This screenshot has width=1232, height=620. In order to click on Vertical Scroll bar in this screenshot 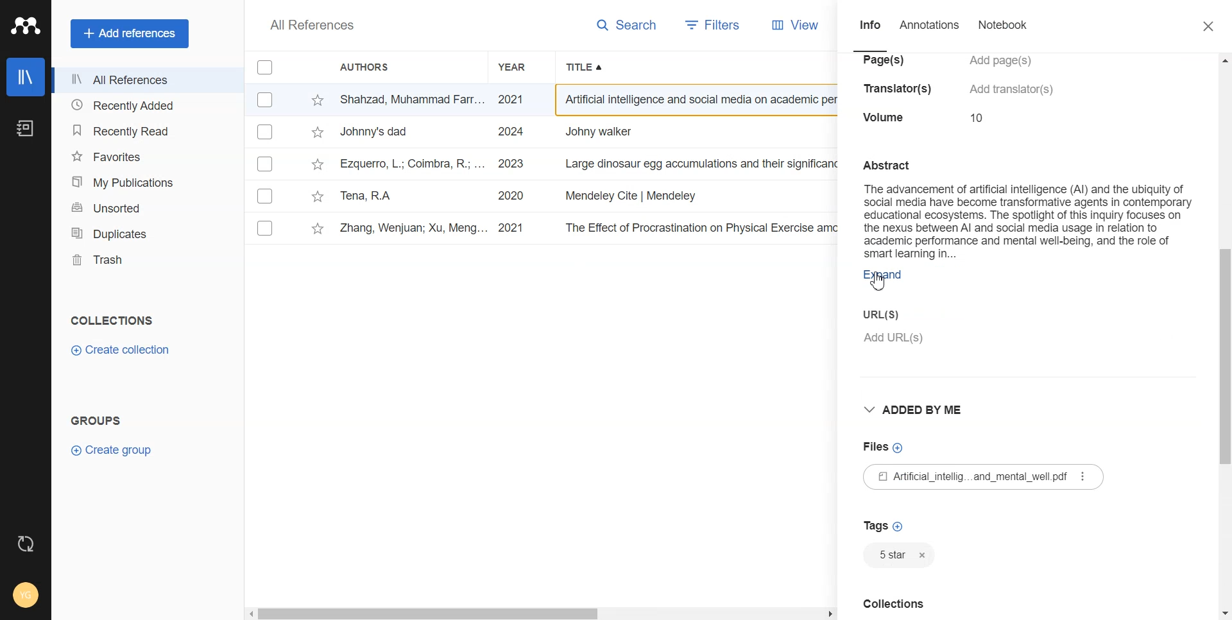, I will do `click(1224, 336)`.